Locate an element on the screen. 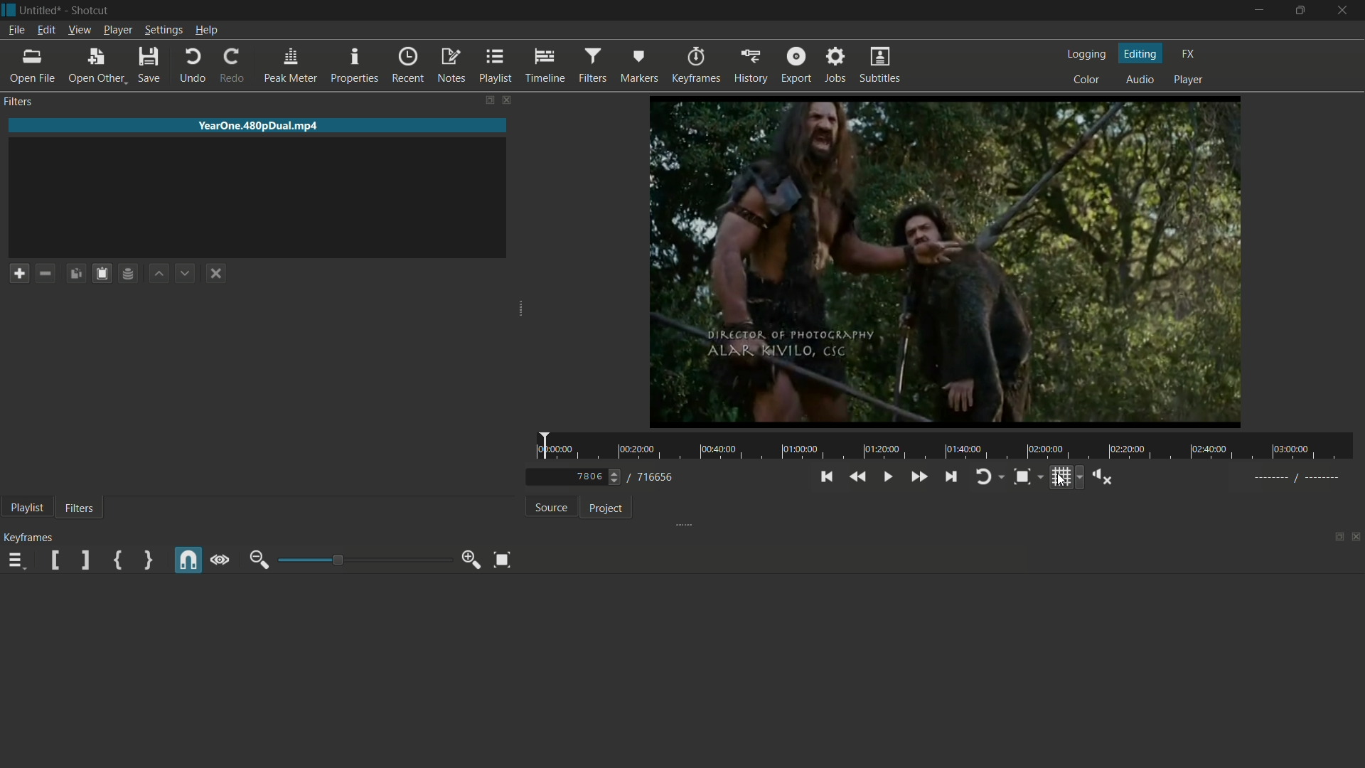 The width and height of the screenshot is (1365, 768). set filter end is located at coordinates (84, 560).